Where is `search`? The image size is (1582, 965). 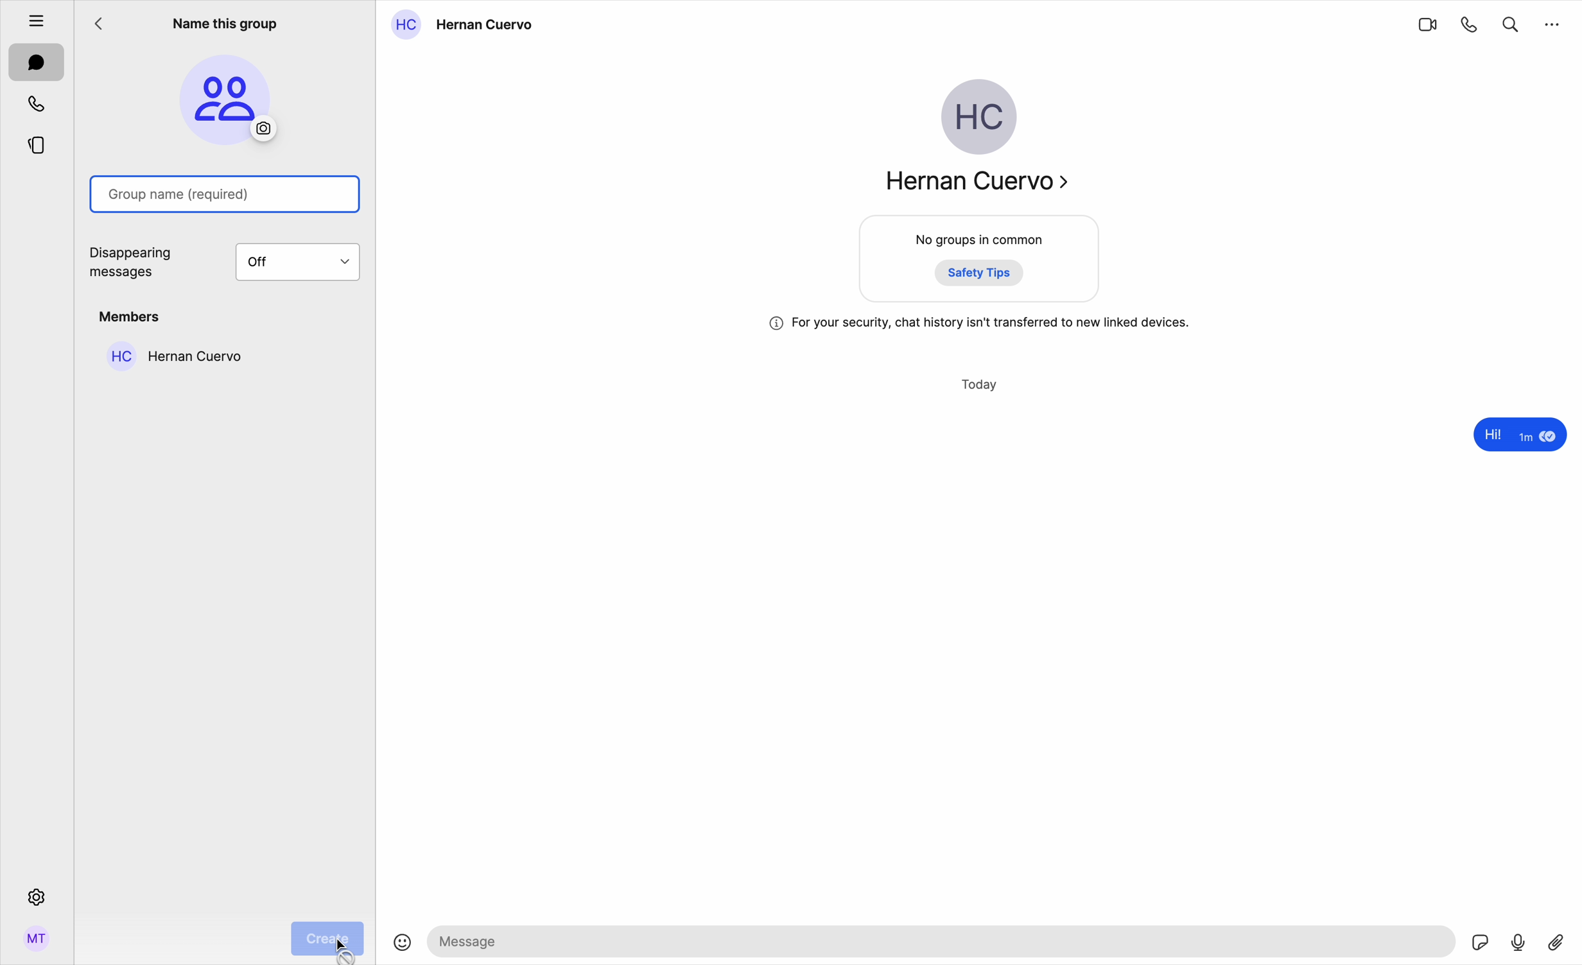 search is located at coordinates (1511, 22).